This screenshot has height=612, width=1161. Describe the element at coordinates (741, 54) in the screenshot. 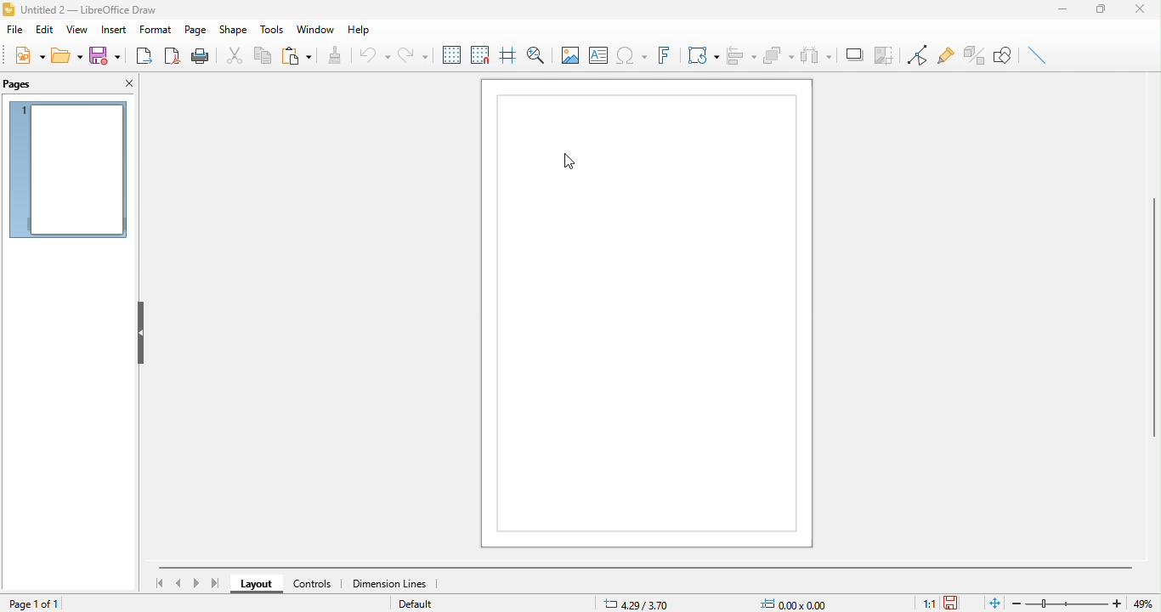

I see `align object` at that location.